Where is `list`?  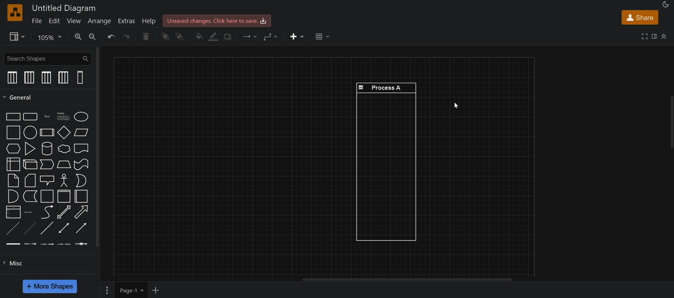
list is located at coordinates (12, 212).